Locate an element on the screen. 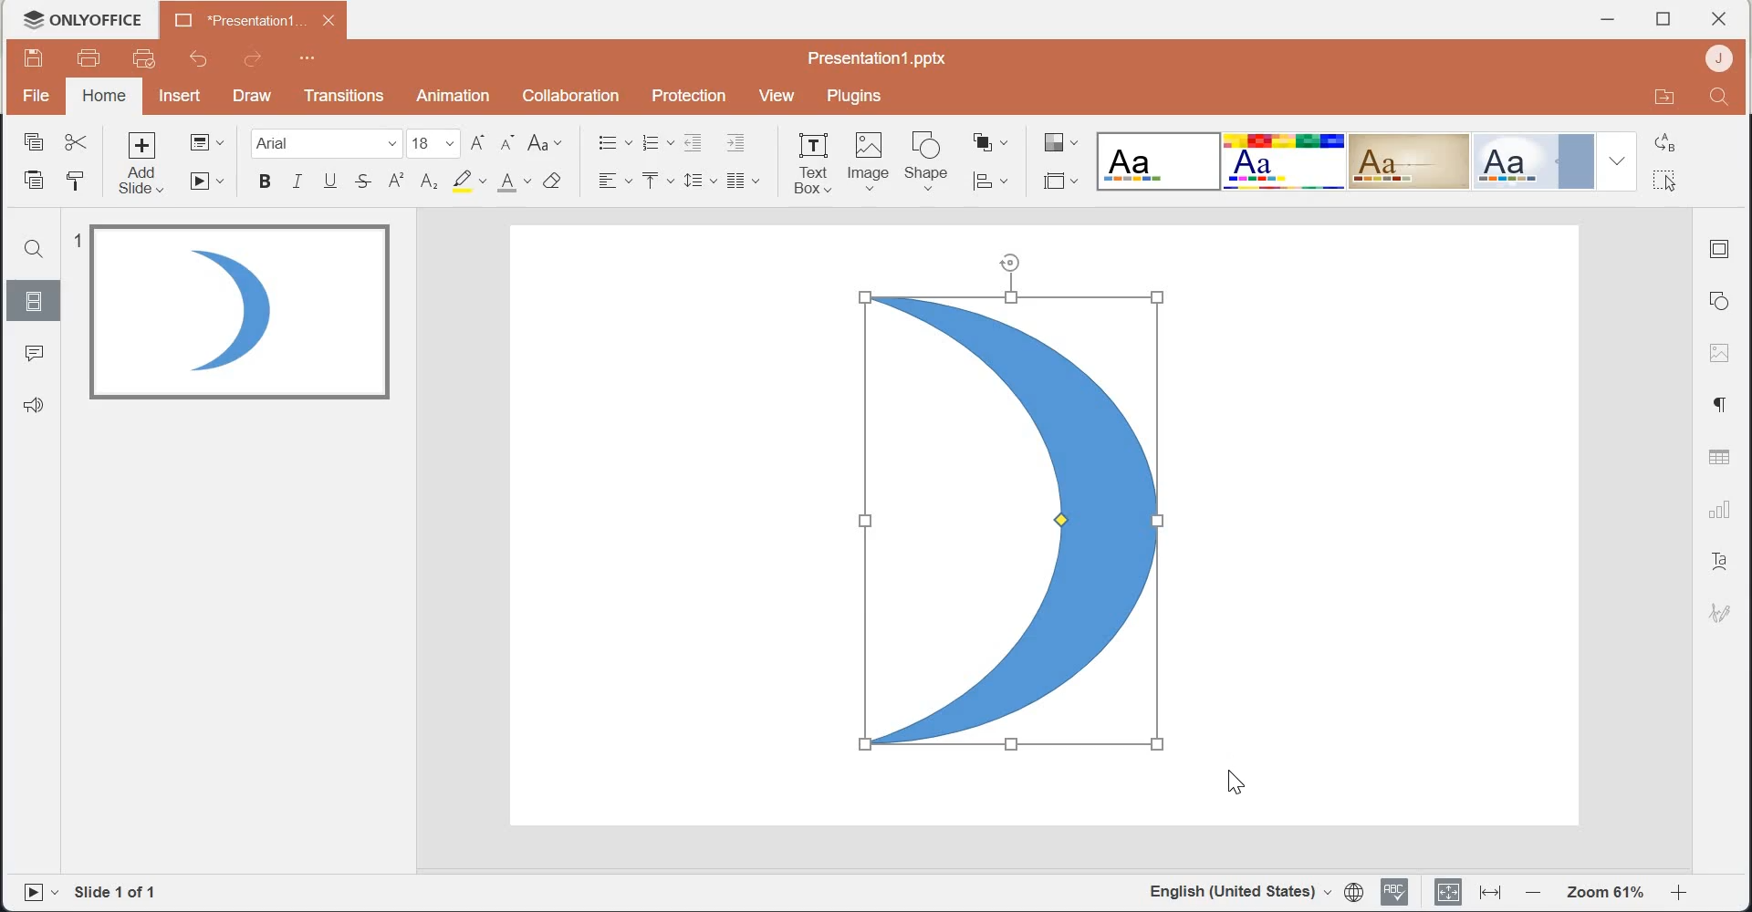 This screenshot has width=1752, height=912. Basic is located at coordinates (1285, 161).